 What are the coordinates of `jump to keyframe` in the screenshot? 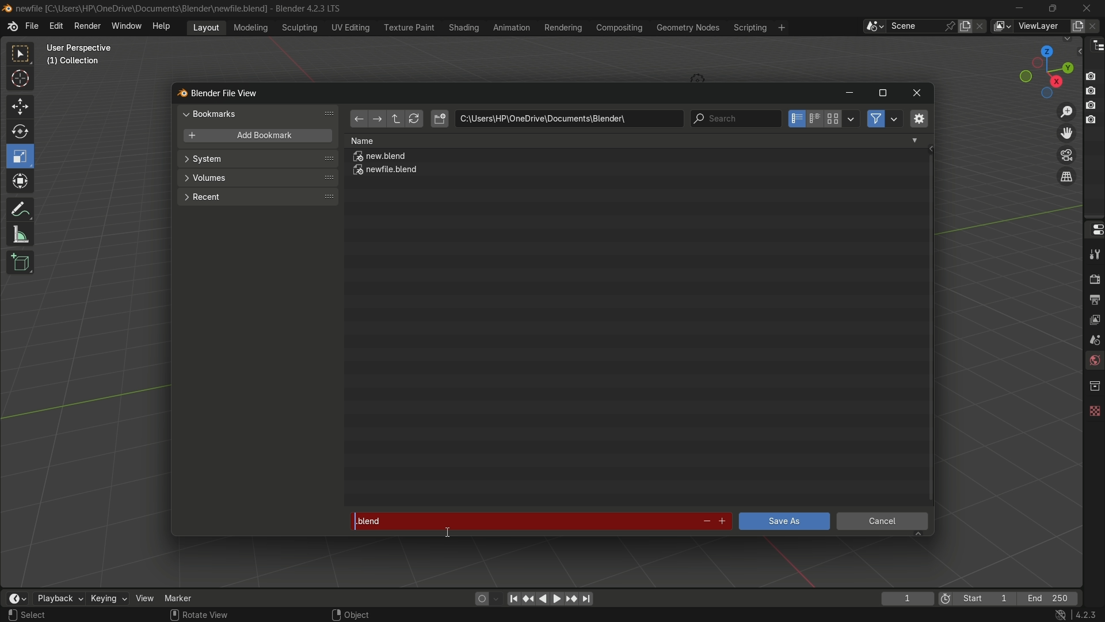 It's located at (529, 597).